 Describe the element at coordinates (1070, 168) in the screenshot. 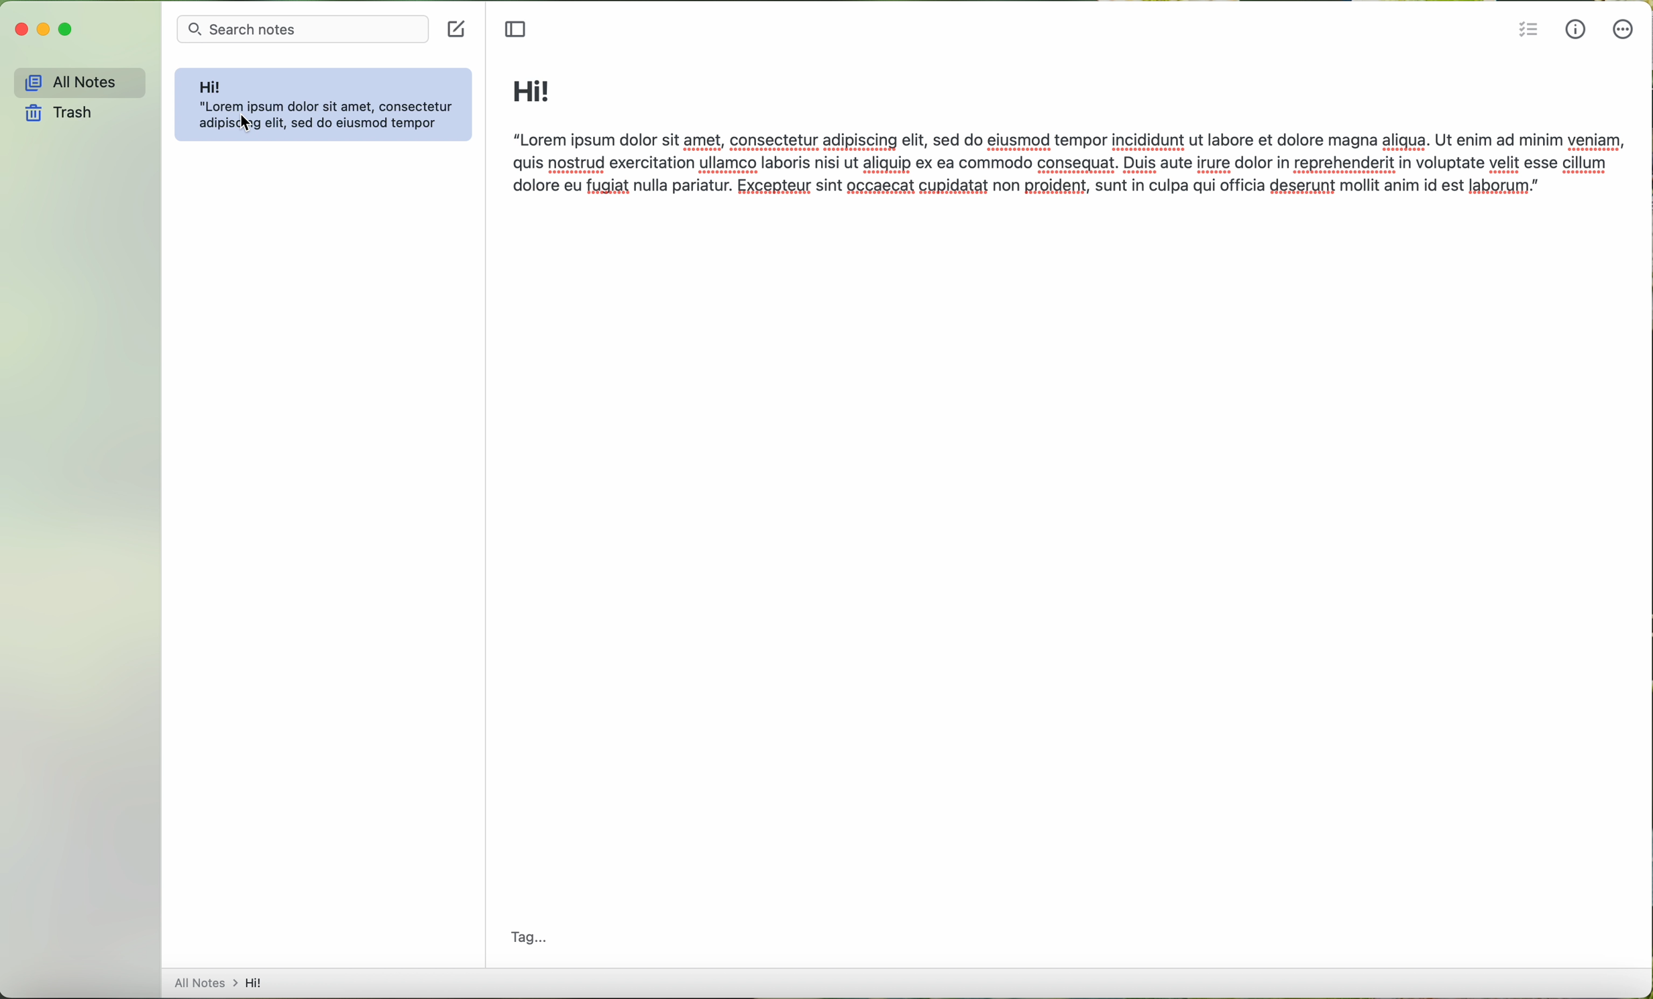

I see `body text: "Lorem ipsum dolor sit amet, consectetur adipiscing elit, sed do eiusmod tempor incididunt ut labore et dolore magna aliqua. Ut enim ad minim veniam, quis nostrud exercitation ullamco laboris nisi ut aliquip ex ea commodo consequat. Duis aute irure dolor in reprehenderit in voluptate velit esse cillum dolore eu fugiat nulla pariatur. Excepteur sint occaecat cupidatat non proident, sunt in culpa qui officia deserunt mollit anim id est laborum."` at that location.